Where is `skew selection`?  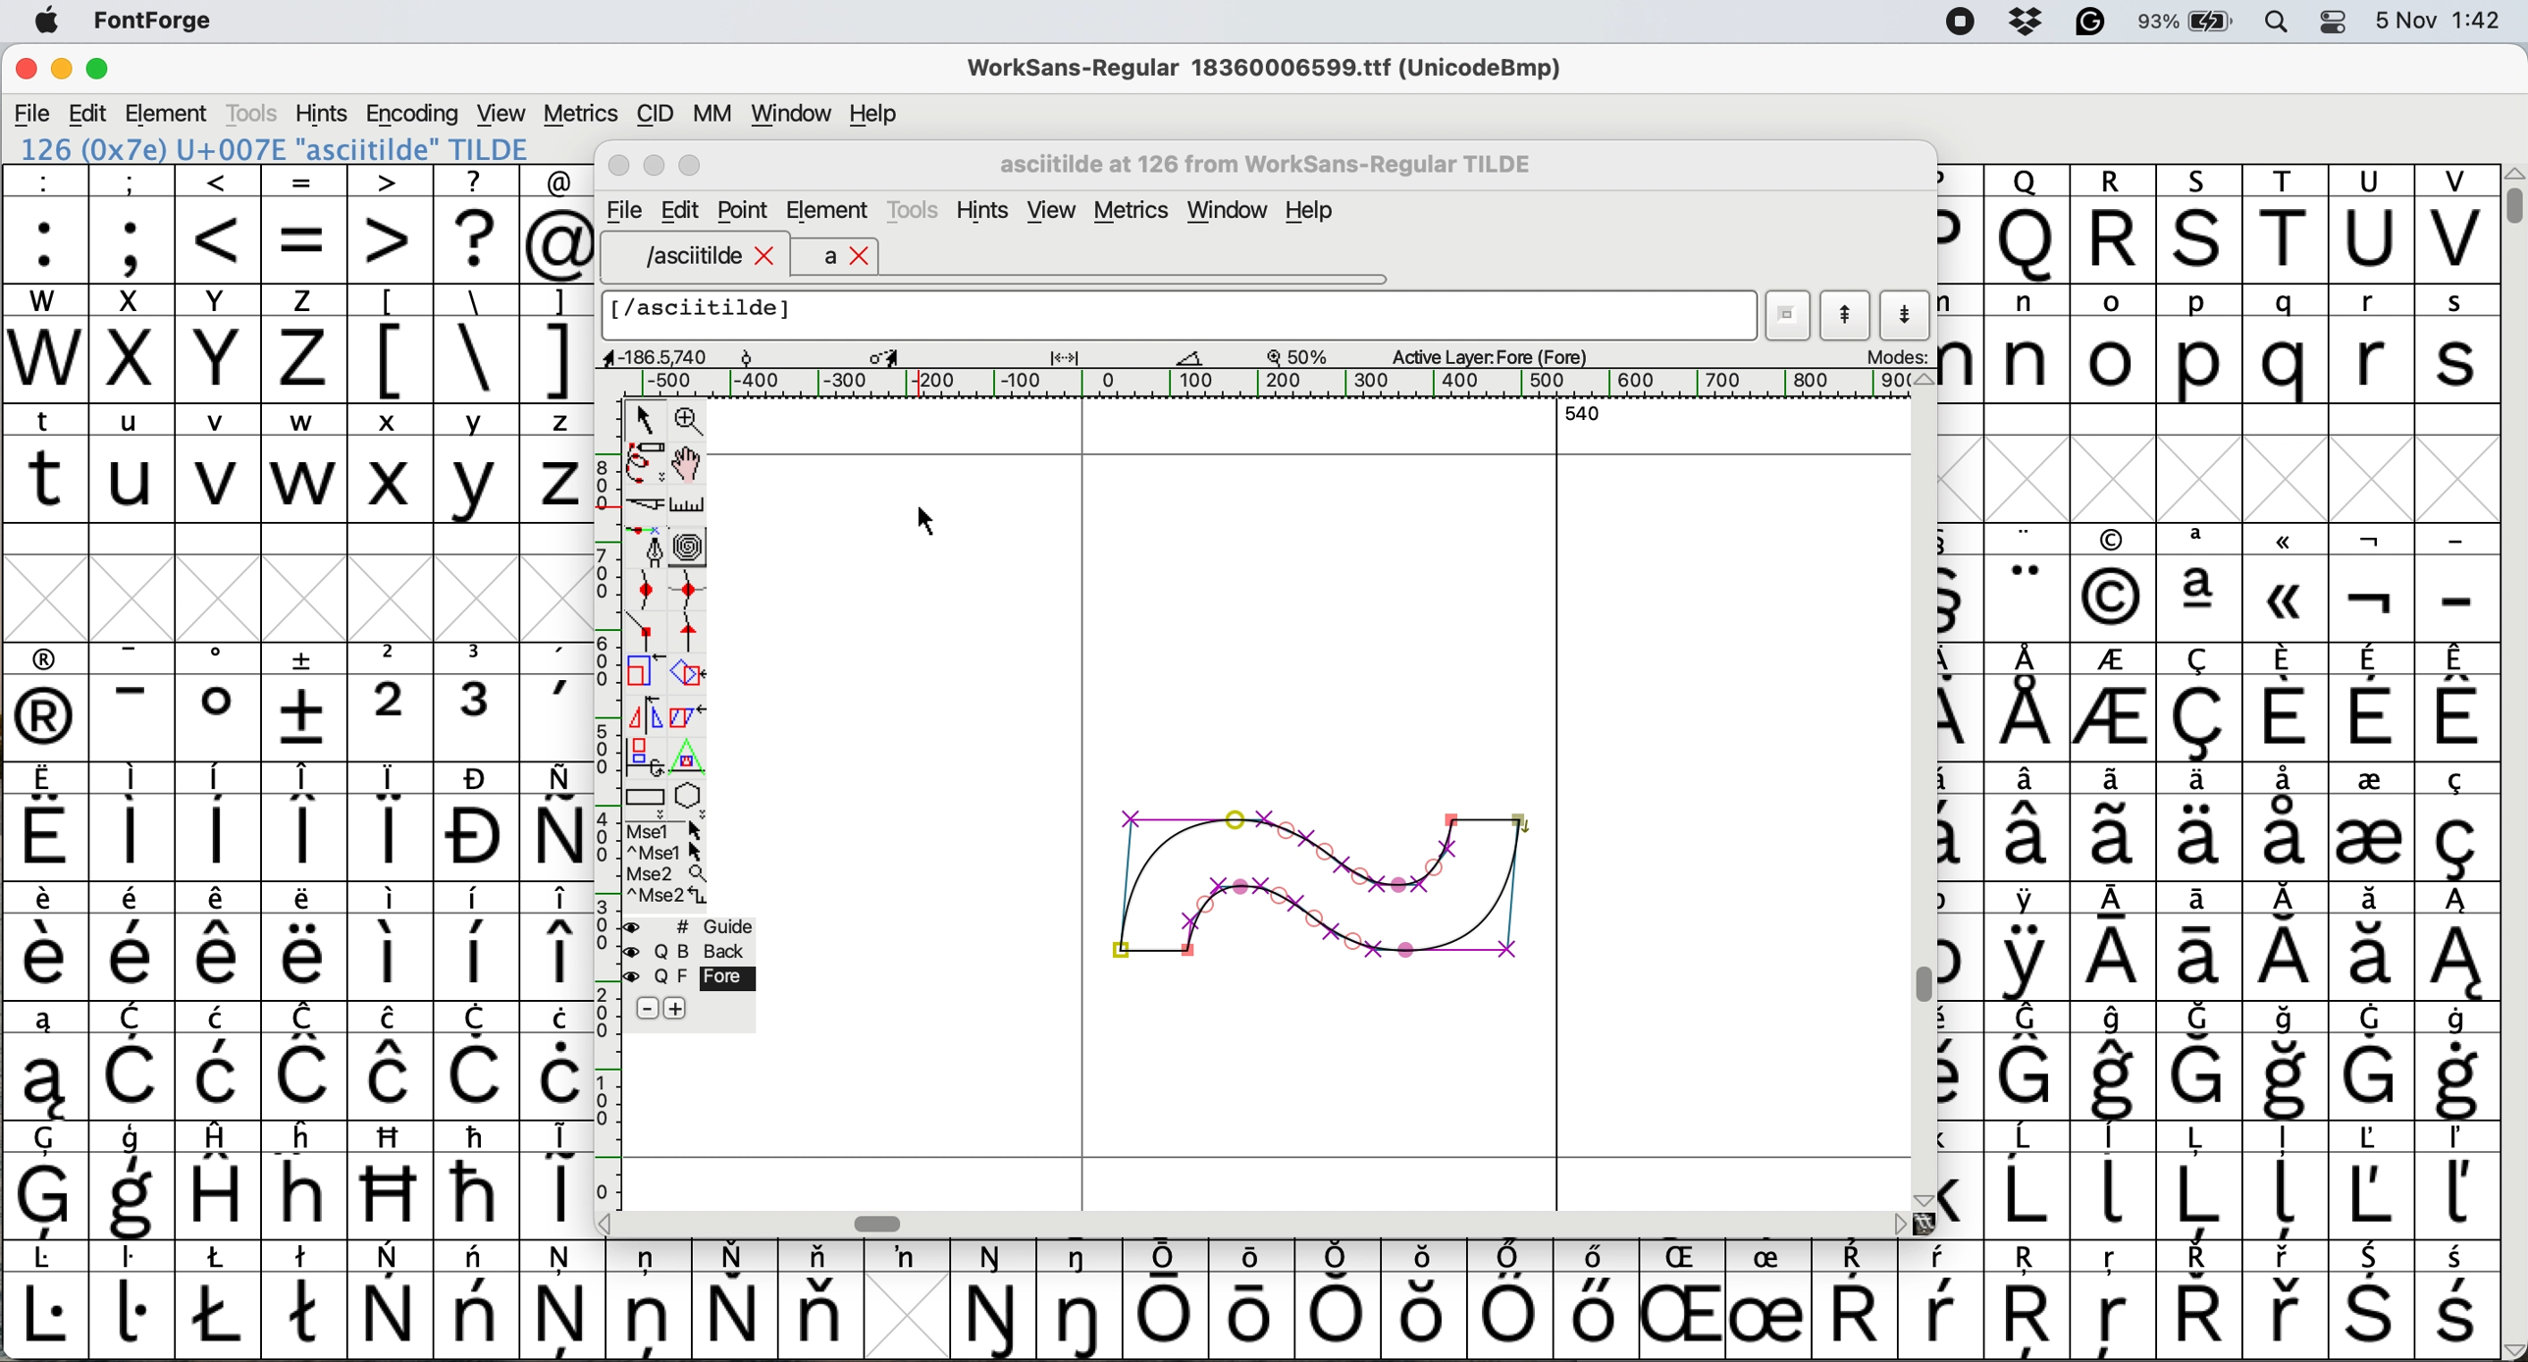 skew selection is located at coordinates (693, 719).